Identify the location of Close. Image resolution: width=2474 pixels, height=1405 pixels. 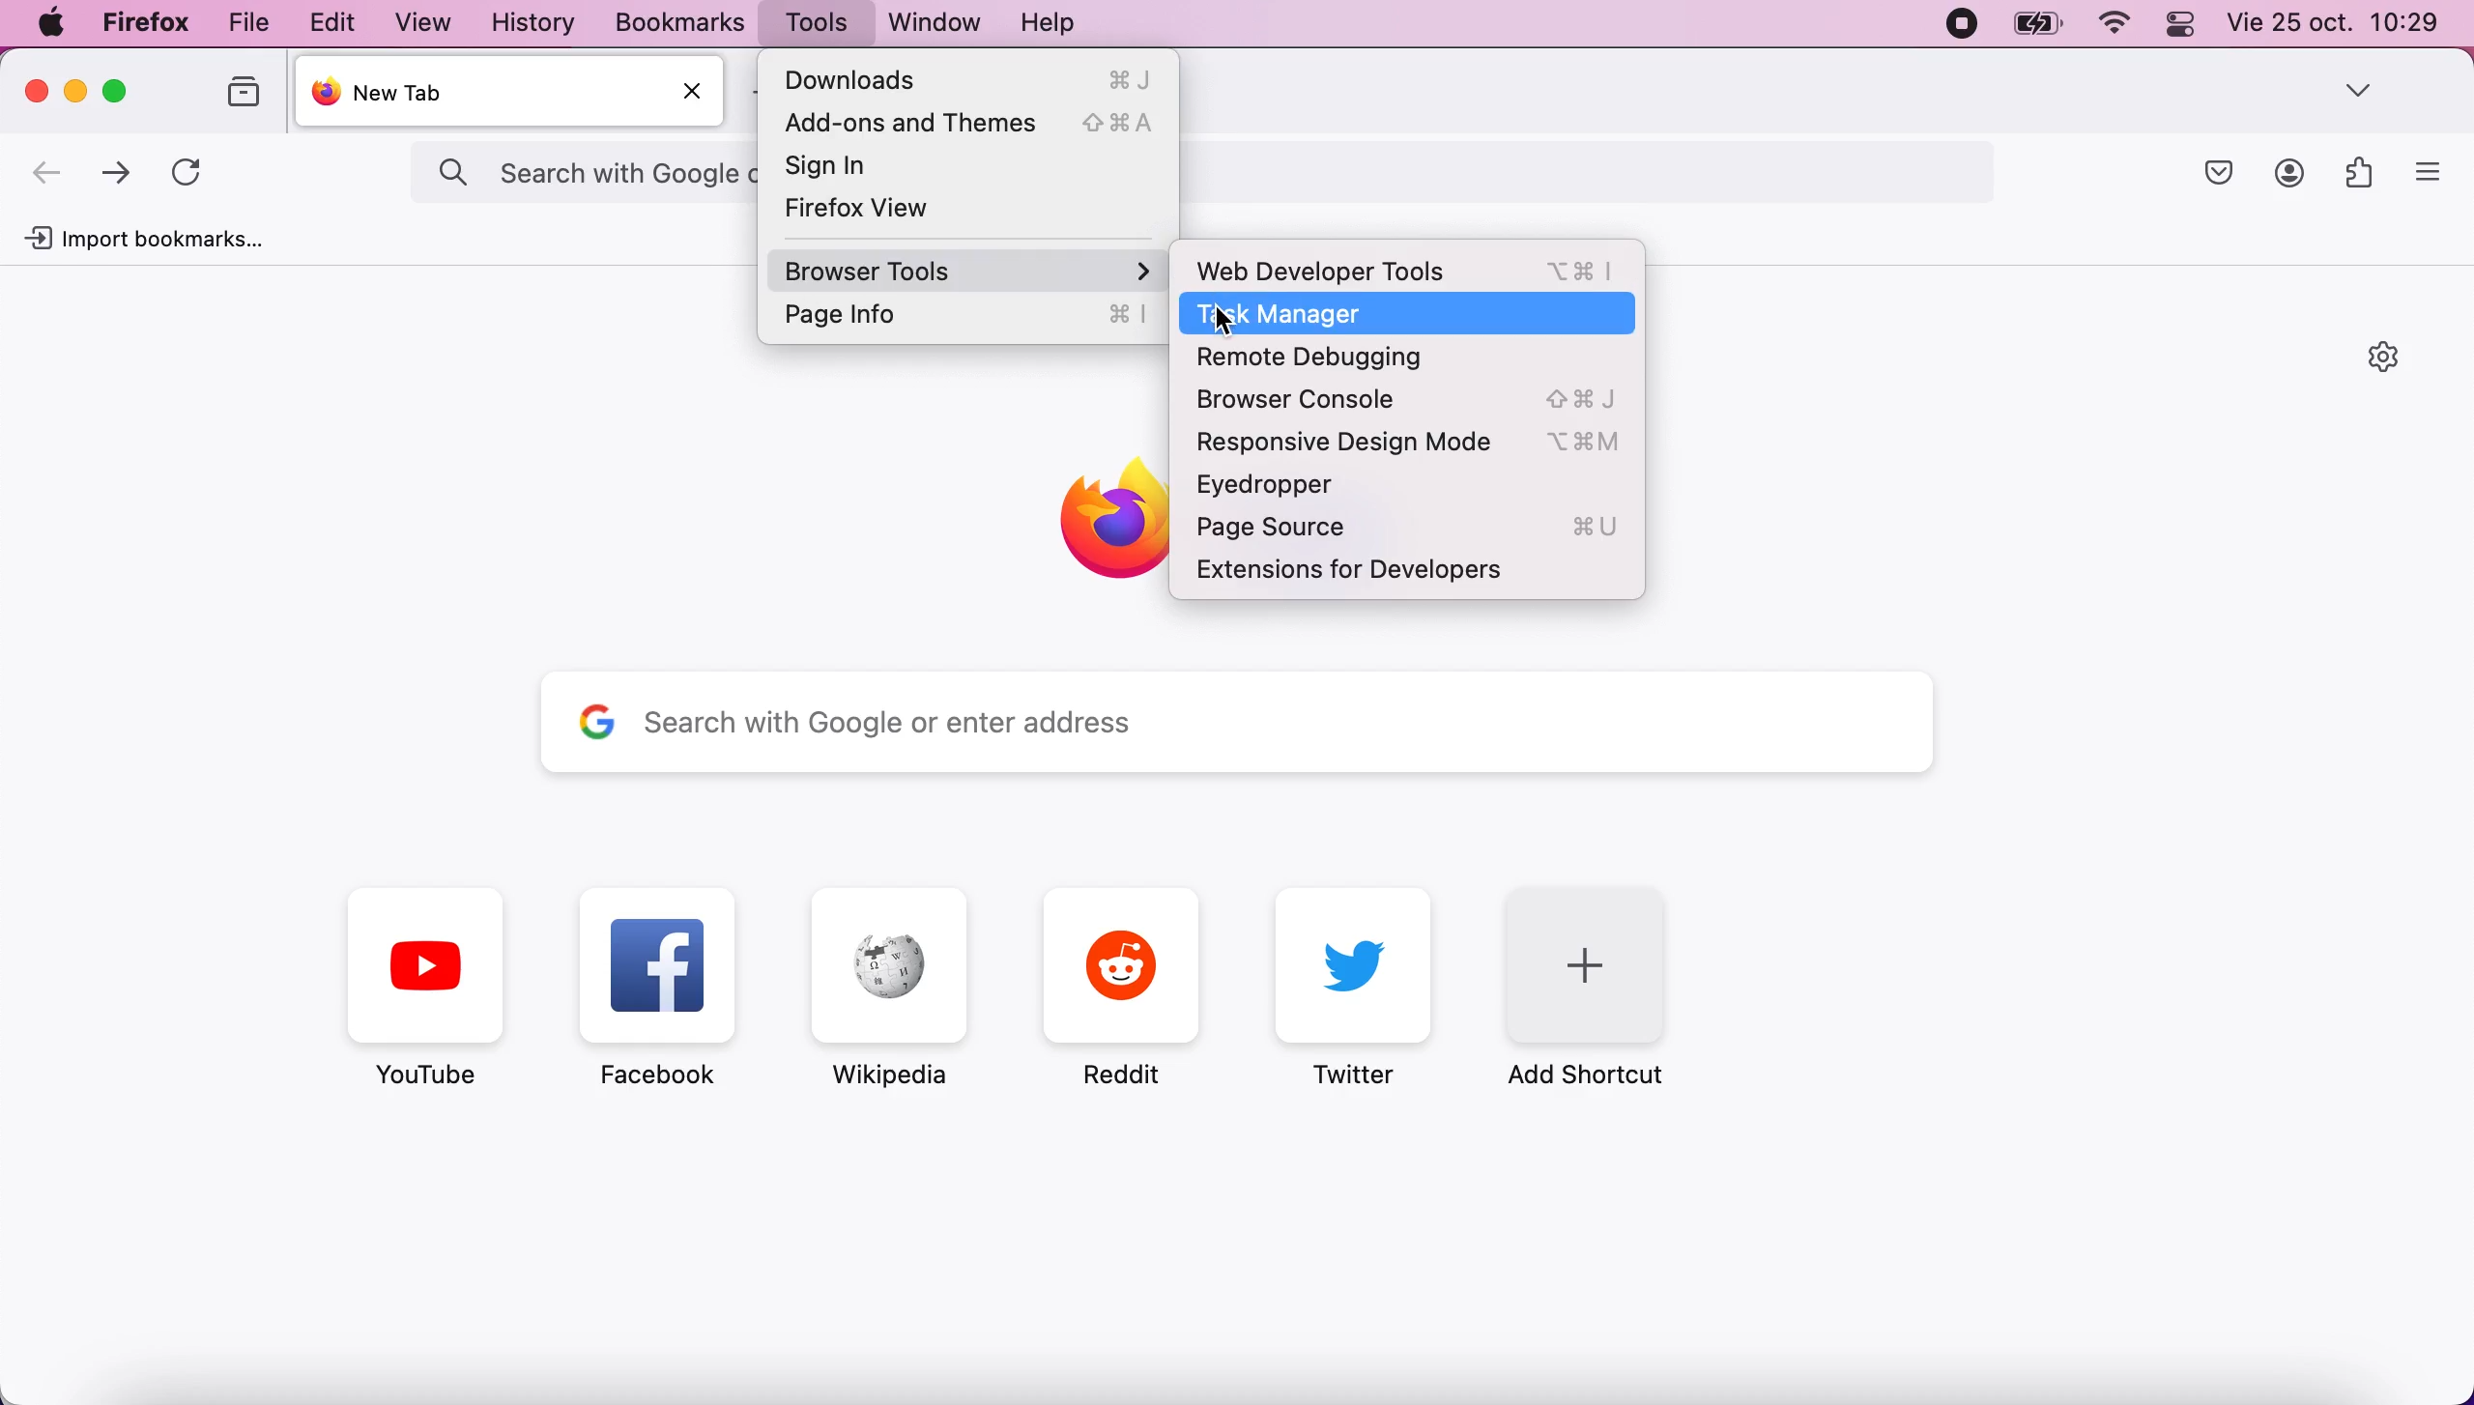
(693, 90).